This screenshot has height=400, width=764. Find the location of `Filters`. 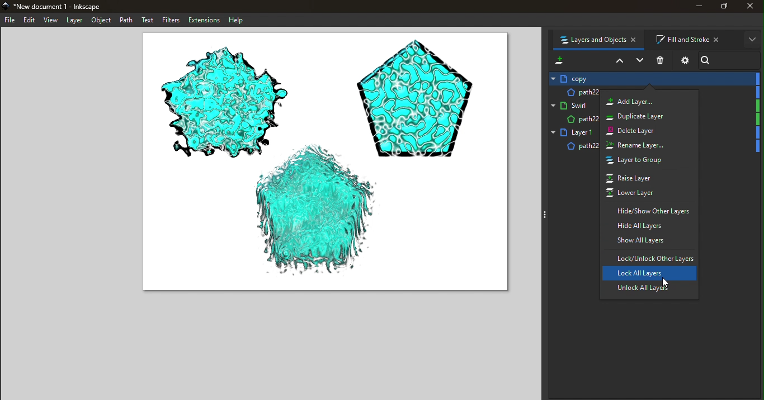

Filters is located at coordinates (169, 20).